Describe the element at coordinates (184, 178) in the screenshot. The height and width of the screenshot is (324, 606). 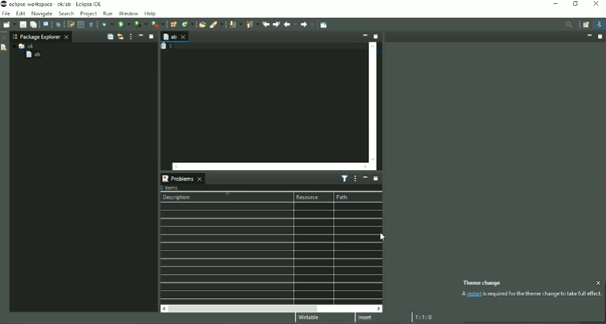
I see `Problems` at that location.